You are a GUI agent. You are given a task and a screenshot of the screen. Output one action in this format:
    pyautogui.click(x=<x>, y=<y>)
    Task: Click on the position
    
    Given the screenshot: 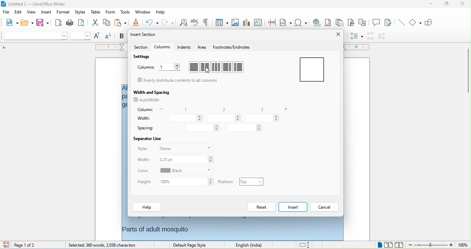 What is the action you would take?
    pyautogui.click(x=227, y=181)
    